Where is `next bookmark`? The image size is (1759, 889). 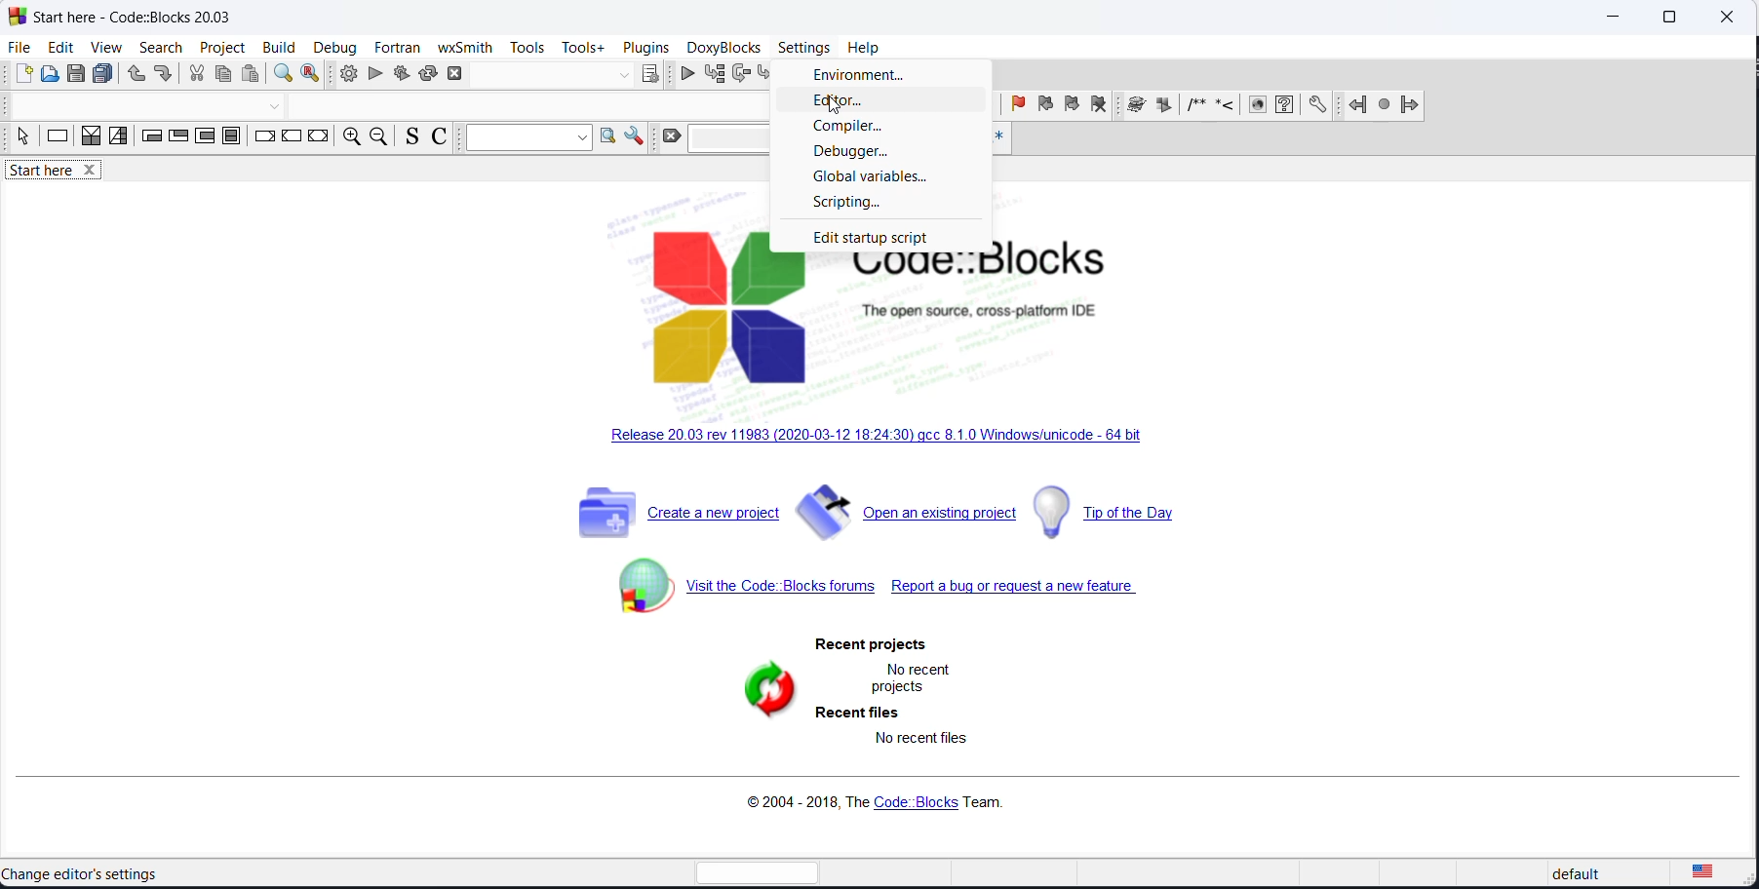
next bookmark is located at coordinates (1071, 107).